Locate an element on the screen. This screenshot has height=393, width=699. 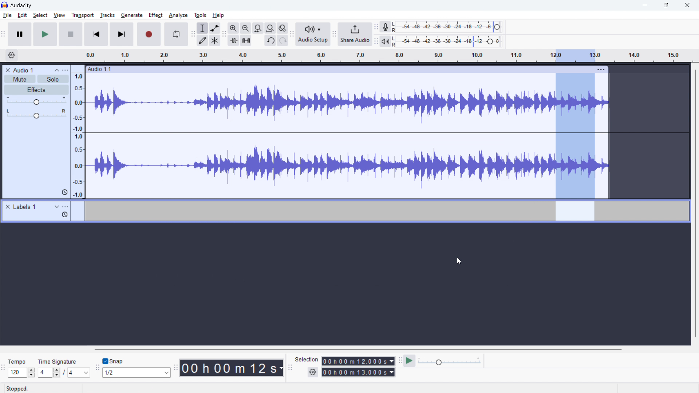
remove is located at coordinates (8, 207).